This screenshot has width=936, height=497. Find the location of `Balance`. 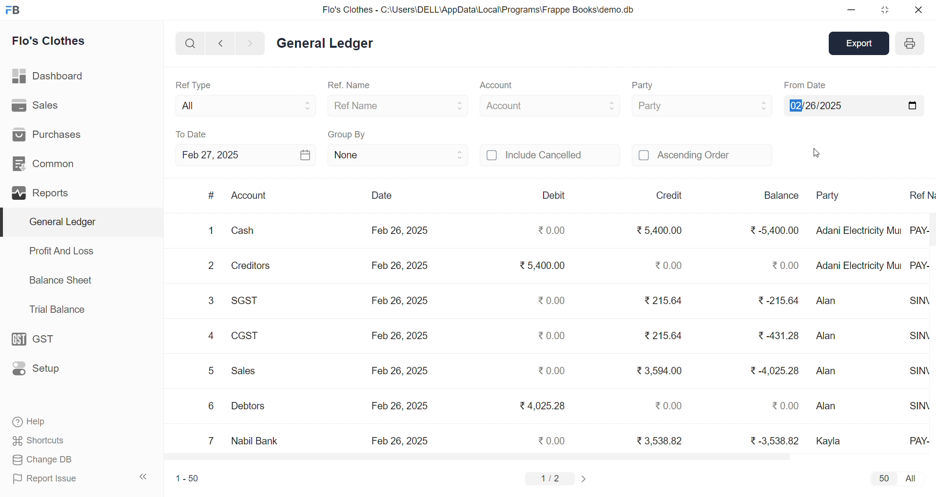

Balance is located at coordinates (781, 195).